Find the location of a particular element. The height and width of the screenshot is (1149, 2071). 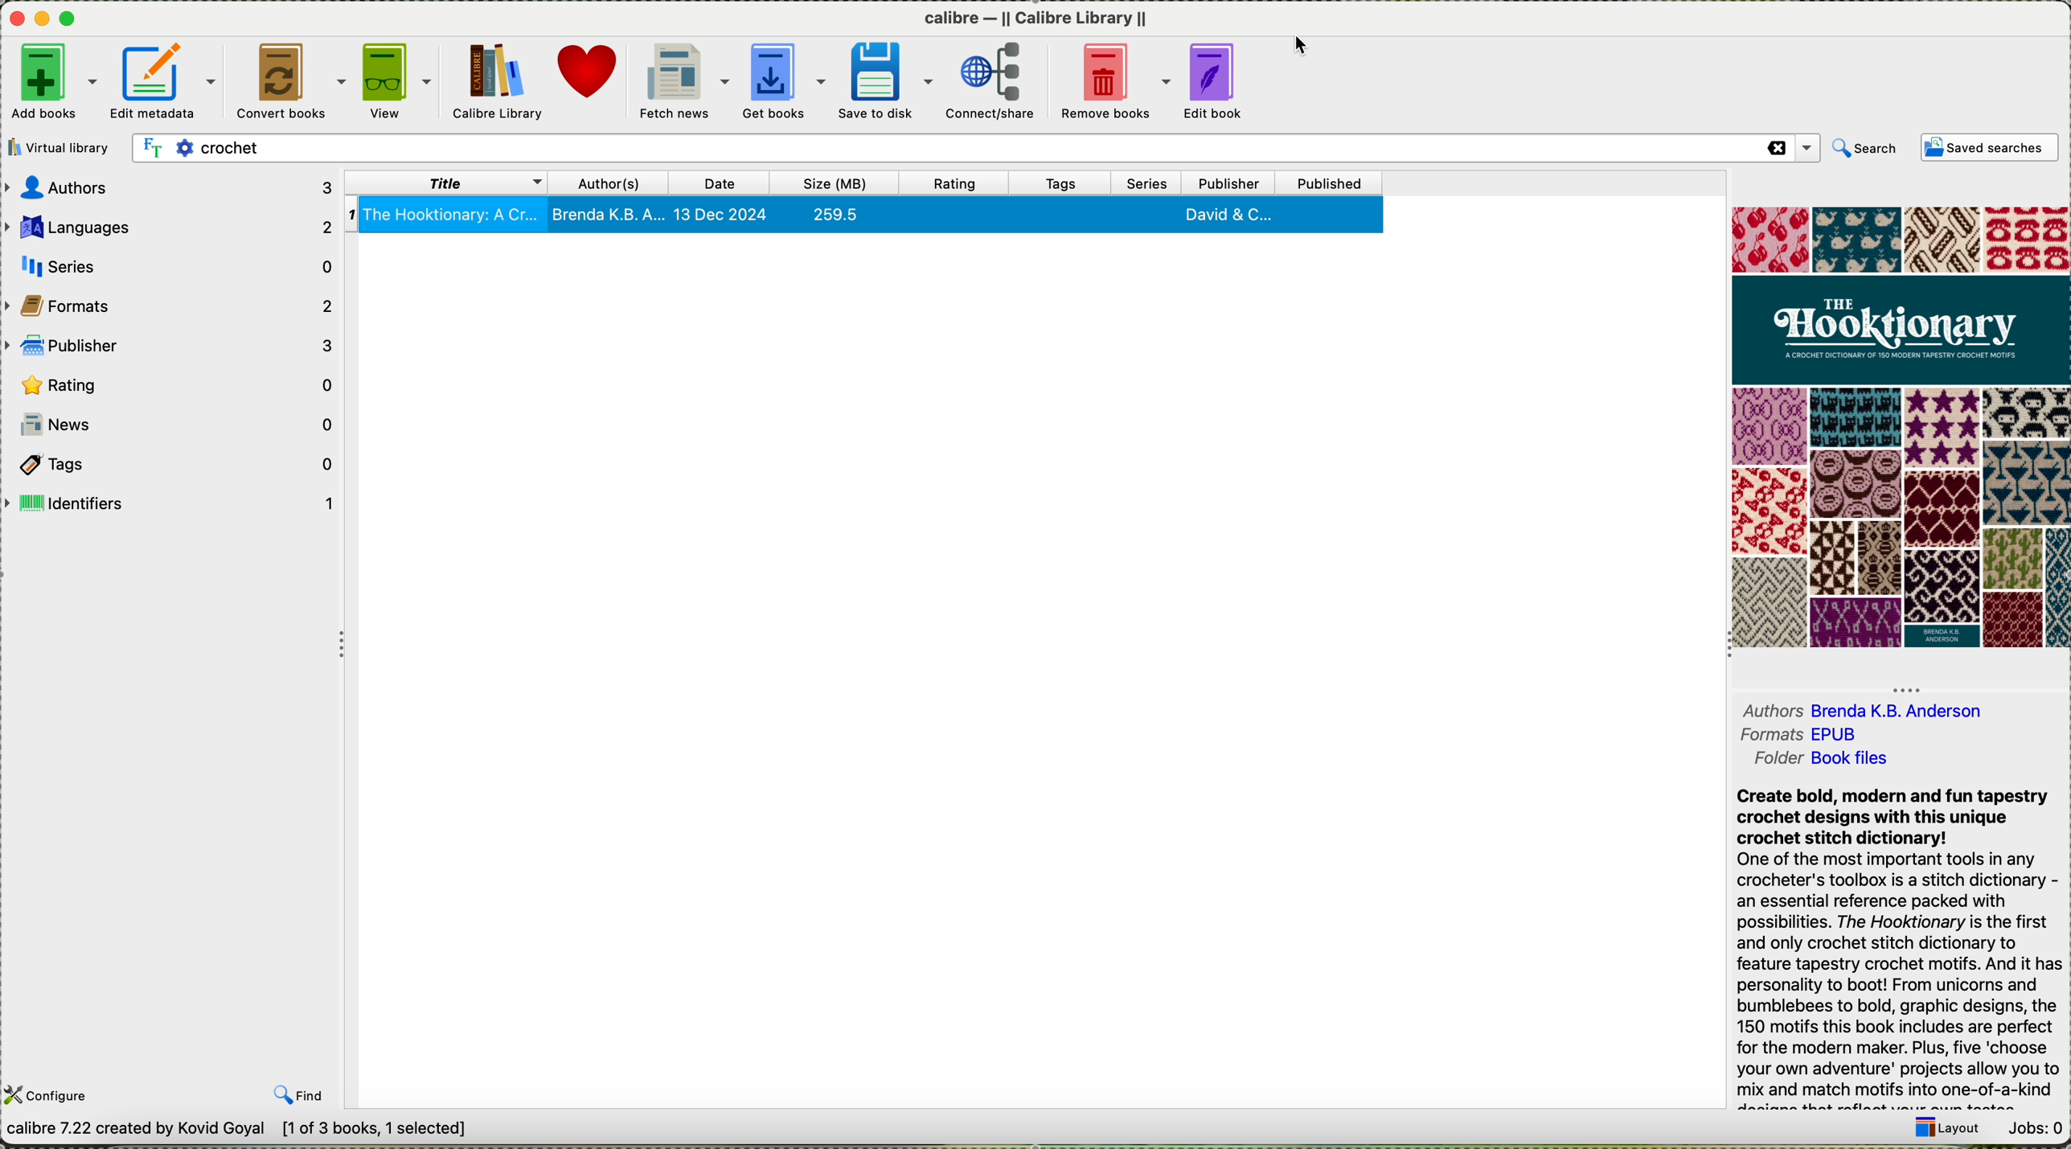

delete search is located at coordinates (1775, 148).